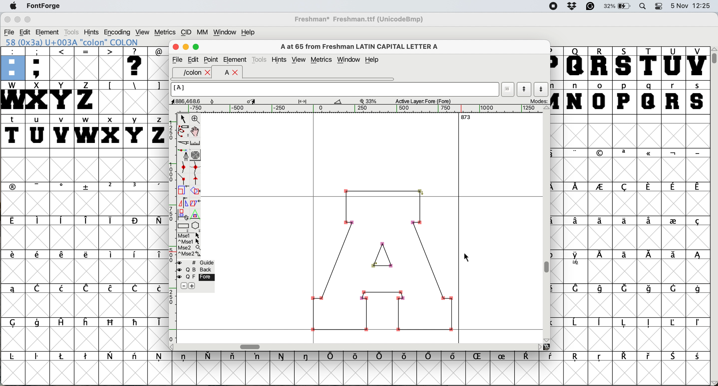 This screenshot has width=718, height=386. Describe the element at coordinates (625, 187) in the screenshot. I see `symbol` at that location.